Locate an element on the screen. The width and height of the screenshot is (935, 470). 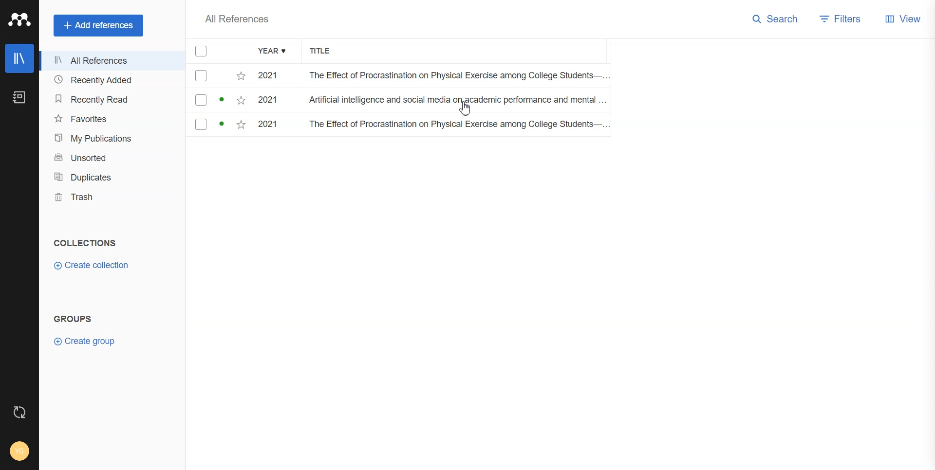
All References is located at coordinates (237, 19).